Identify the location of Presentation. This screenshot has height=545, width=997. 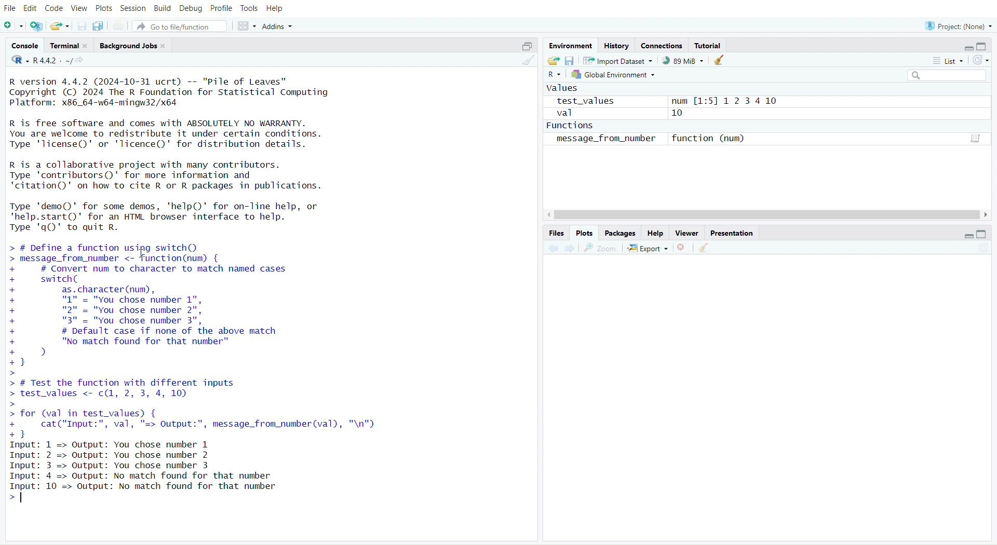
(732, 233).